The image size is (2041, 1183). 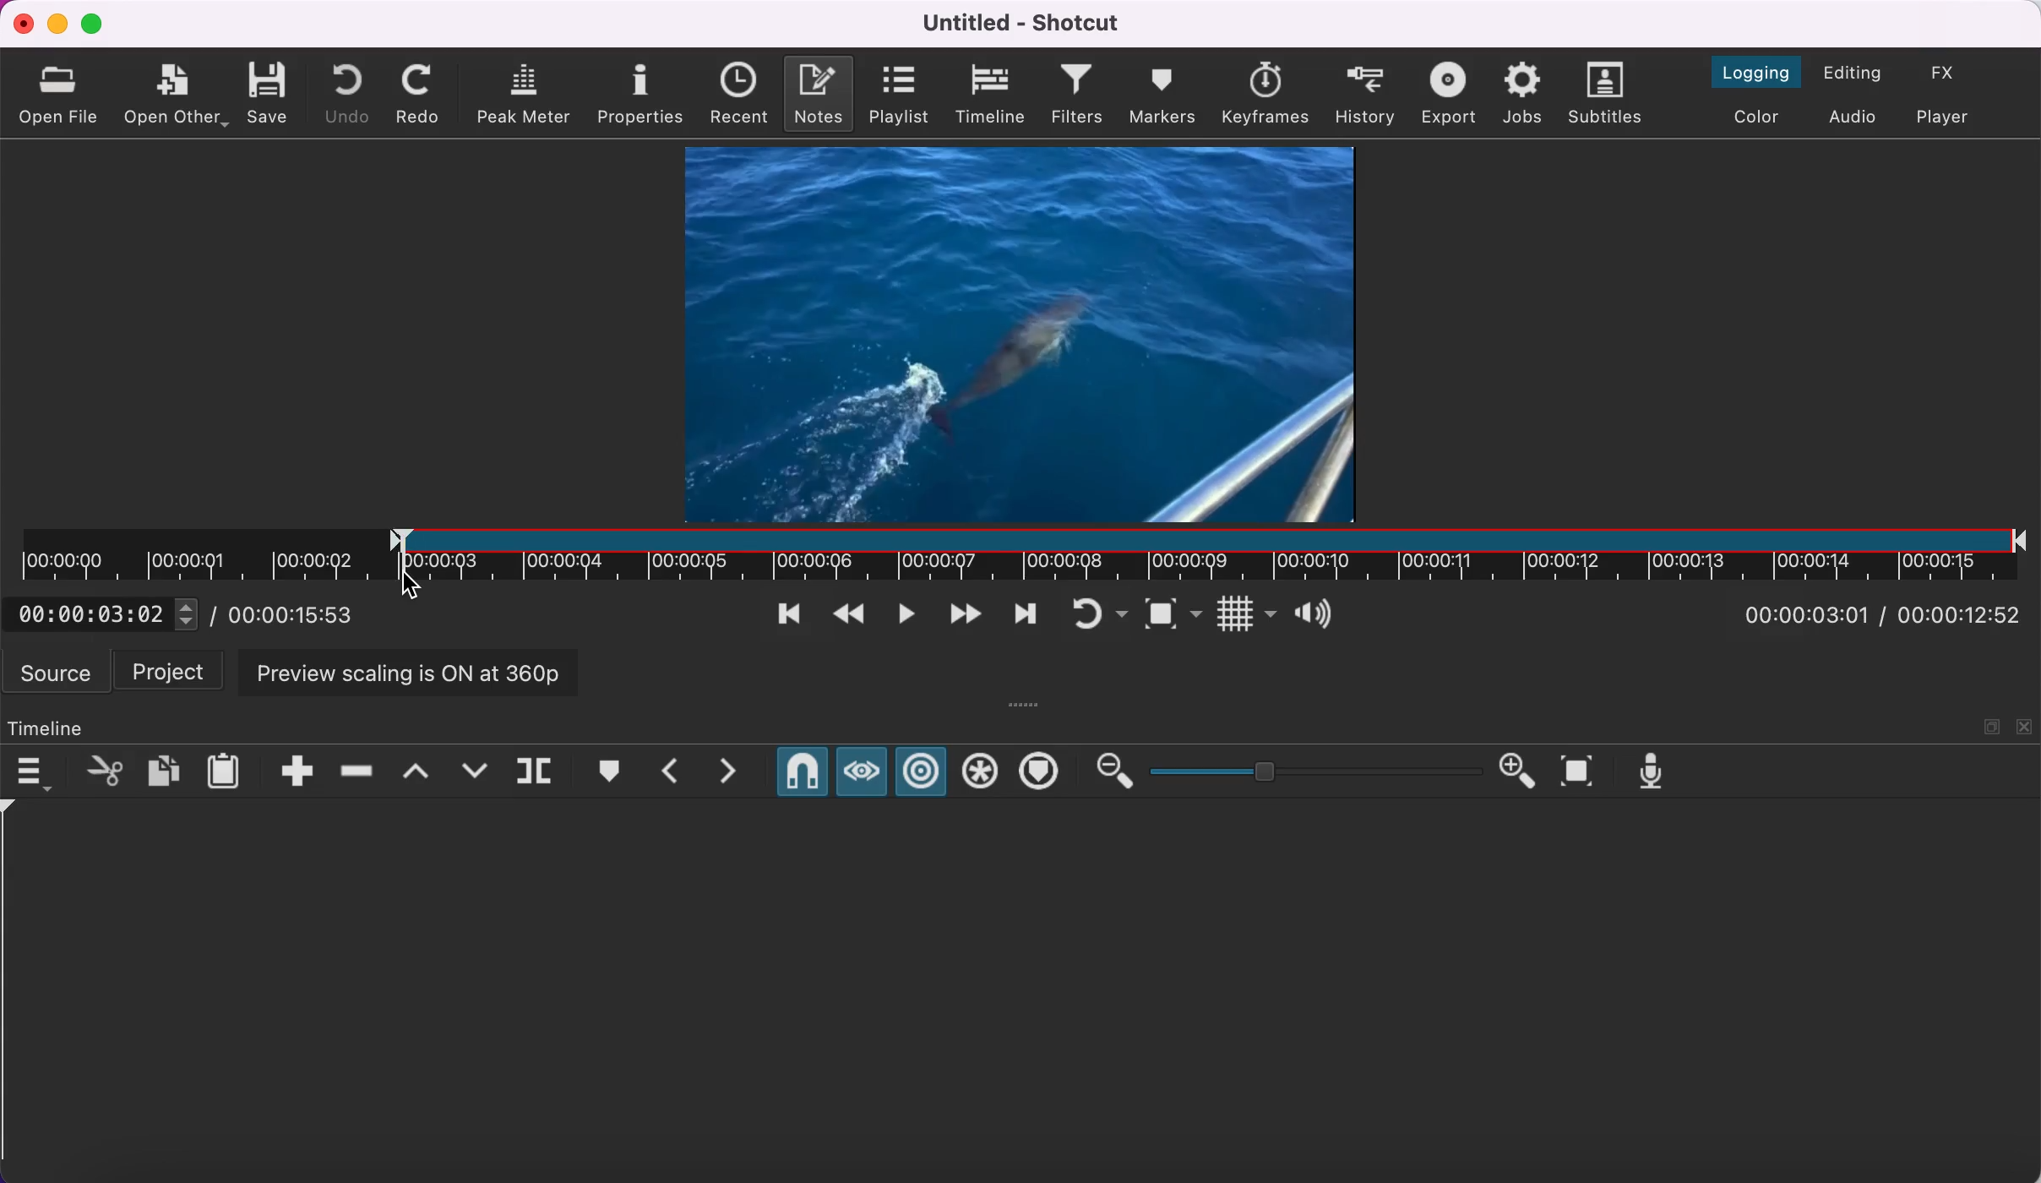 I want to click on append, so click(x=296, y=770).